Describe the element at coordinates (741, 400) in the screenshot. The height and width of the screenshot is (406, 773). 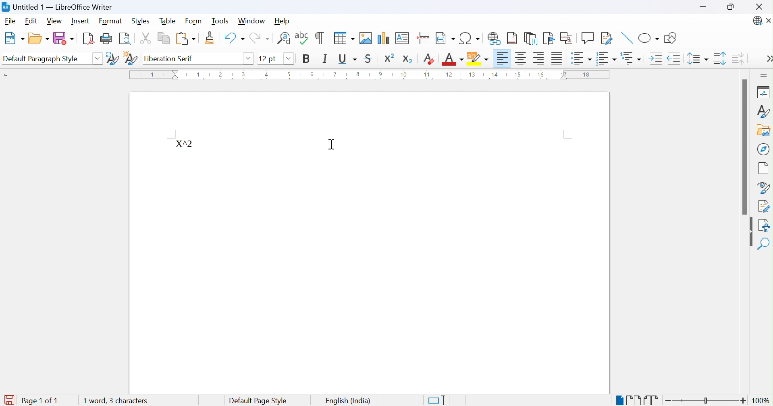
I see `Zoom in` at that location.